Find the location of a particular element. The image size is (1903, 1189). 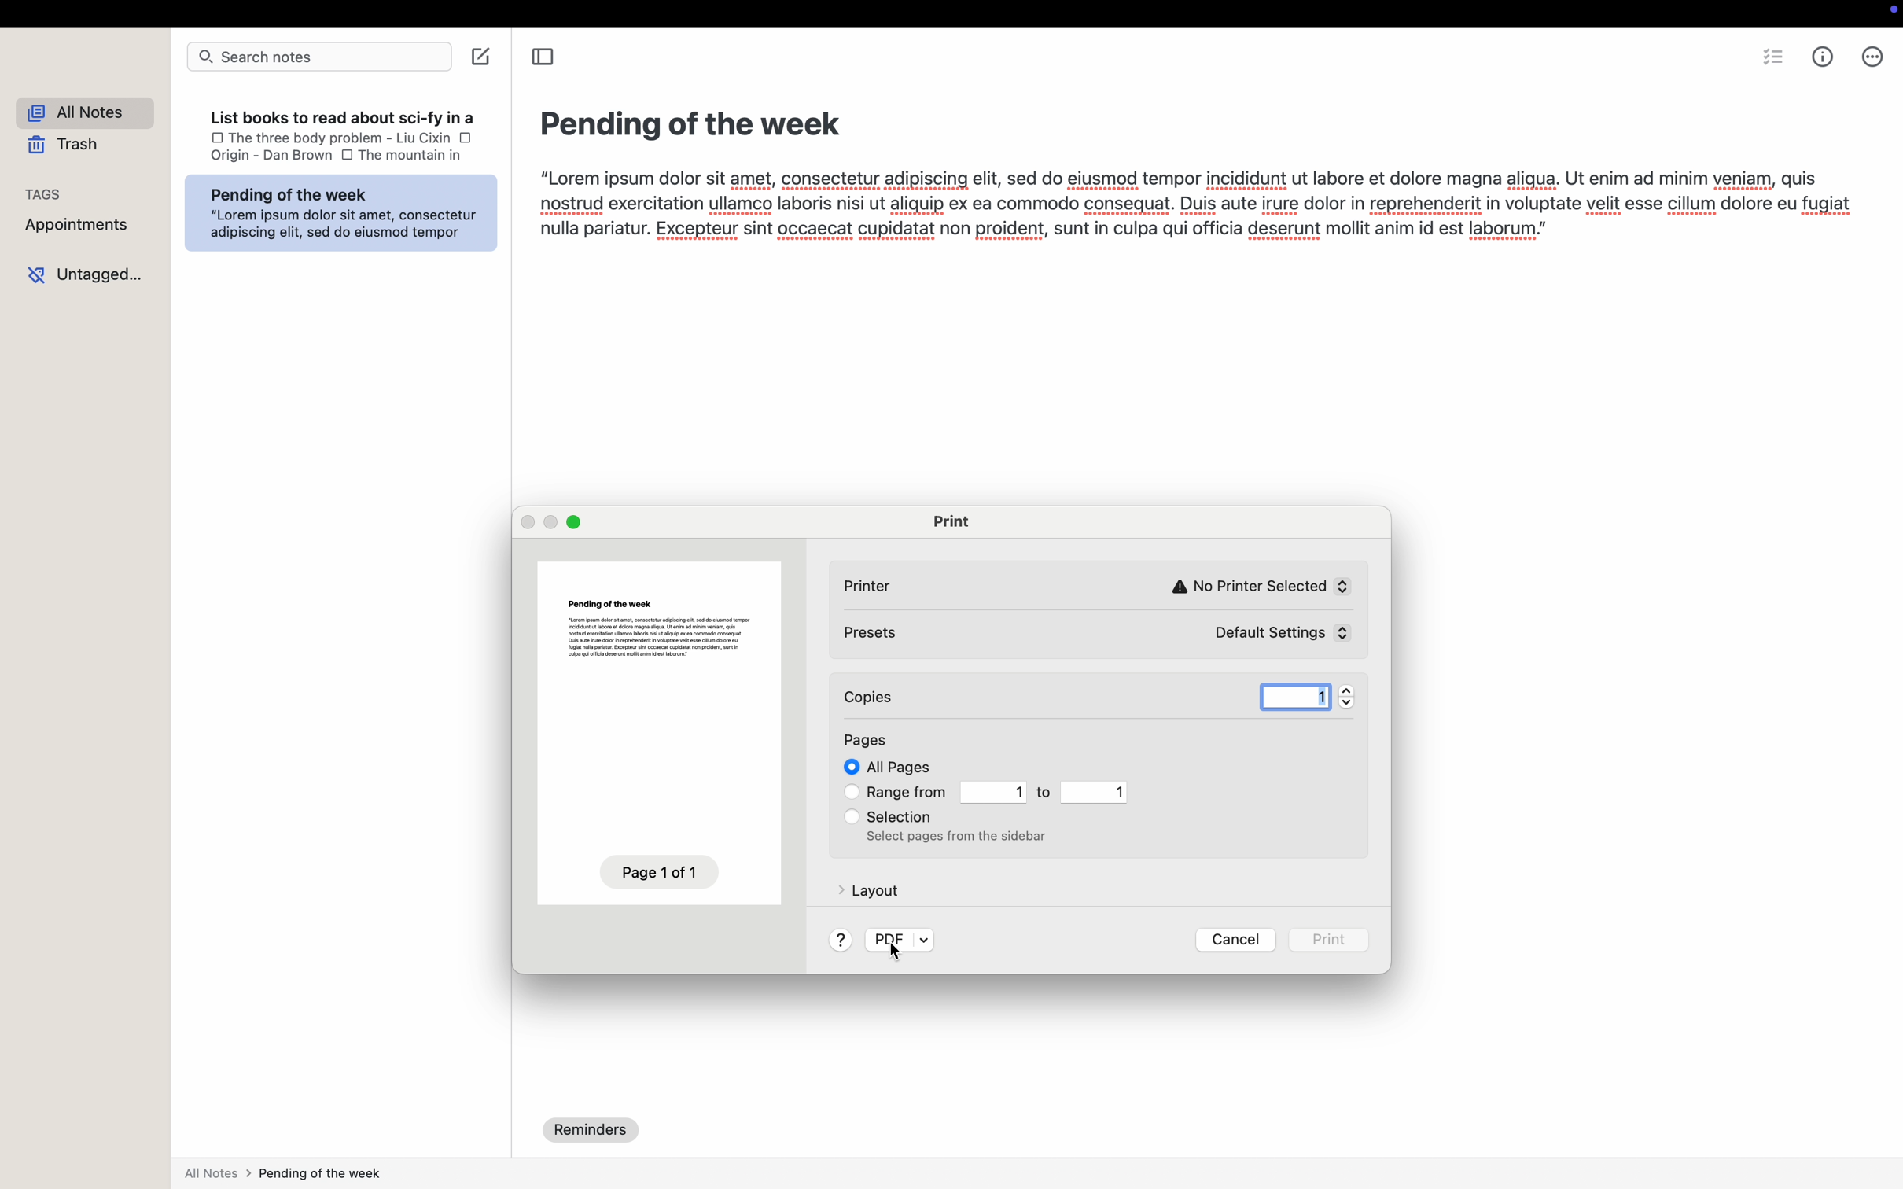

1 is located at coordinates (1289, 693).